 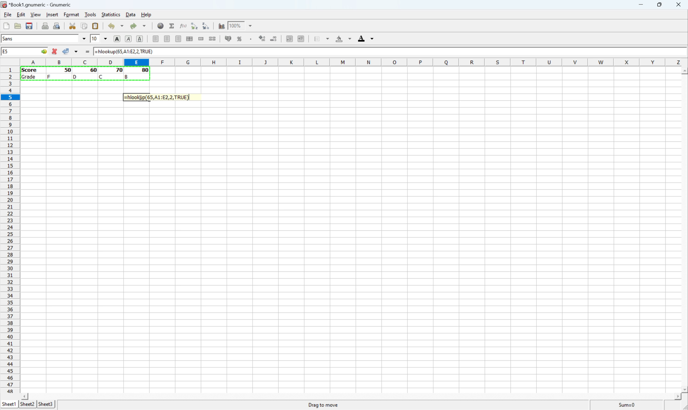 I want to click on cells, so click(x=419, y=81).